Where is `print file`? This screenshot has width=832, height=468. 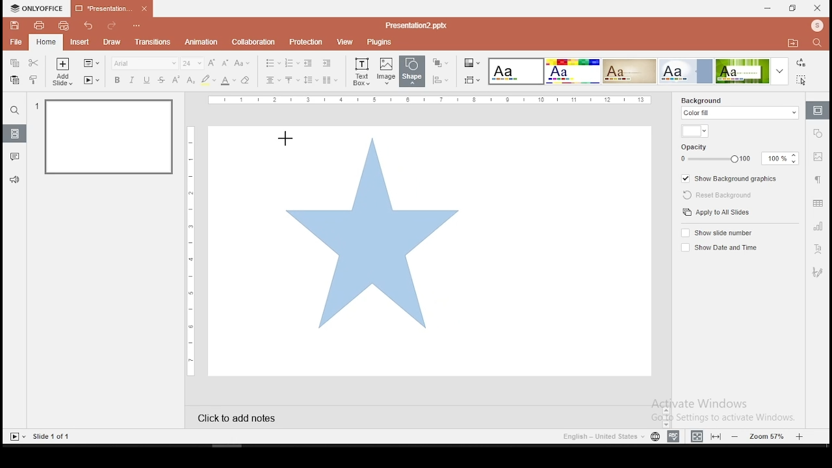
print file is located at coordinates (38, 25).